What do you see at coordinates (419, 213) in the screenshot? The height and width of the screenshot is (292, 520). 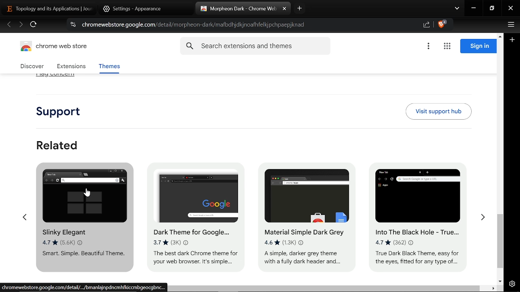 I see `Into the Black Hole theme` at bounding box center [419, 213].